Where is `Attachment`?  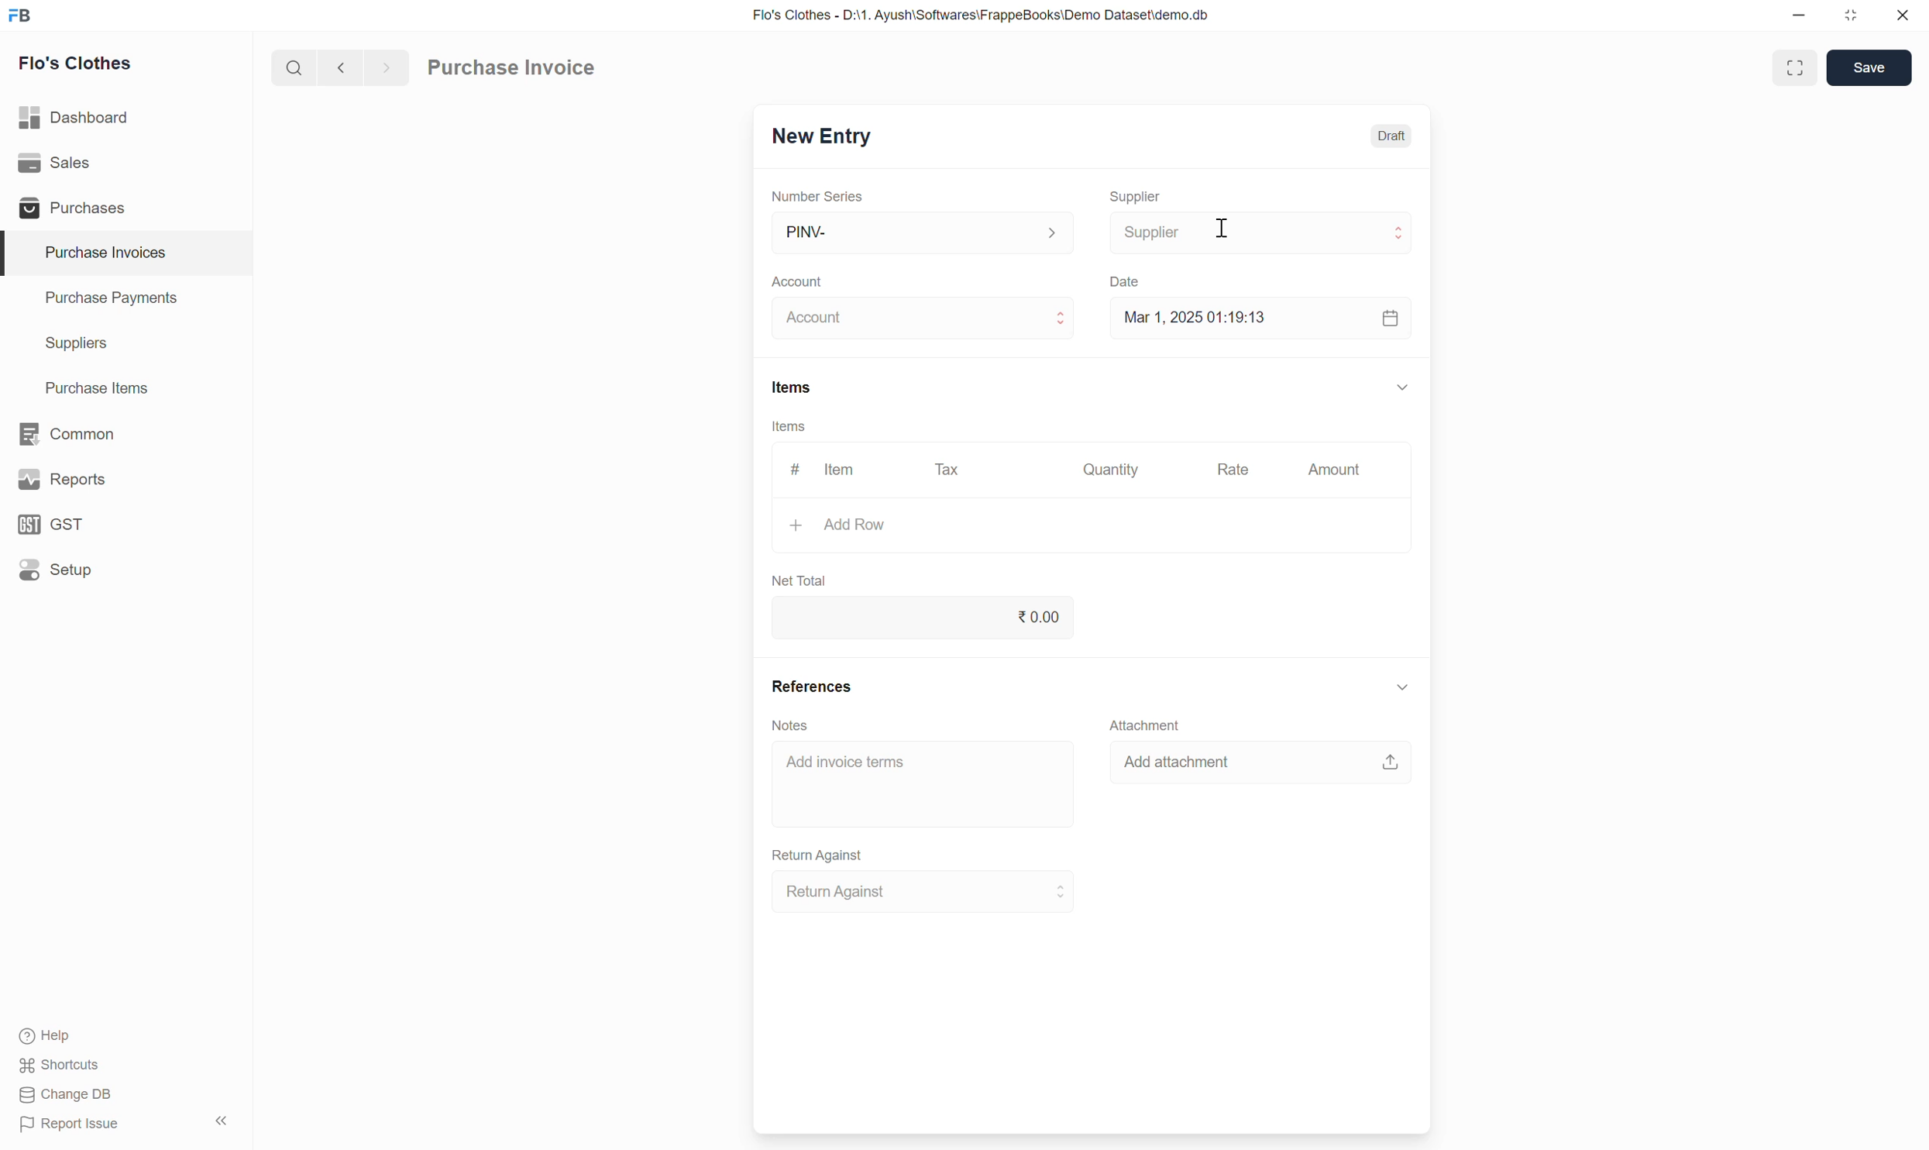
Attachment is located at coordinates (1140, 721).